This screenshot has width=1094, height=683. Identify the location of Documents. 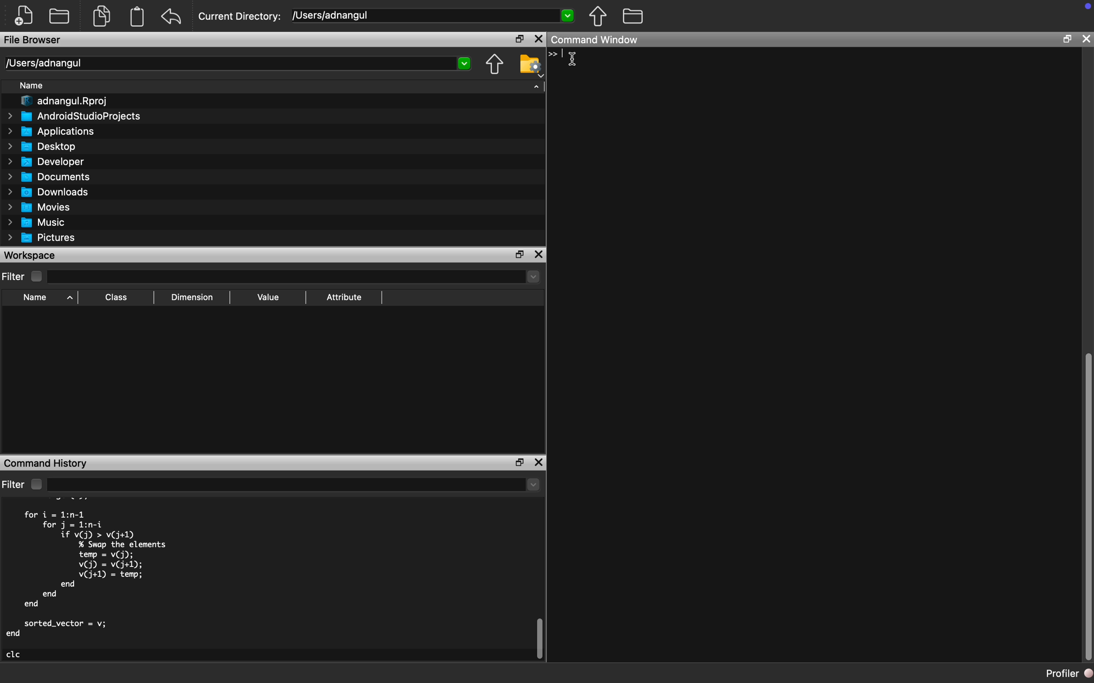
(49, 178).